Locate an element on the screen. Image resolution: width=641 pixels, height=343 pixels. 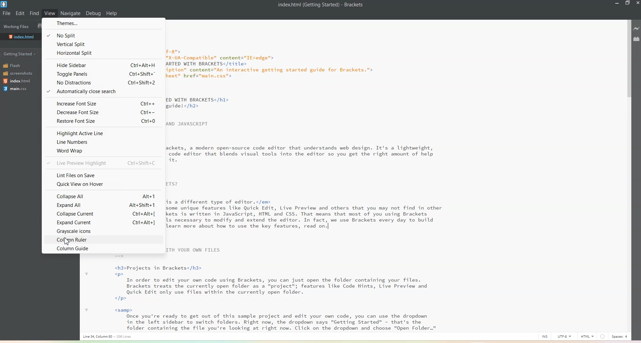
Line Number is located at coordinates (103, 142).